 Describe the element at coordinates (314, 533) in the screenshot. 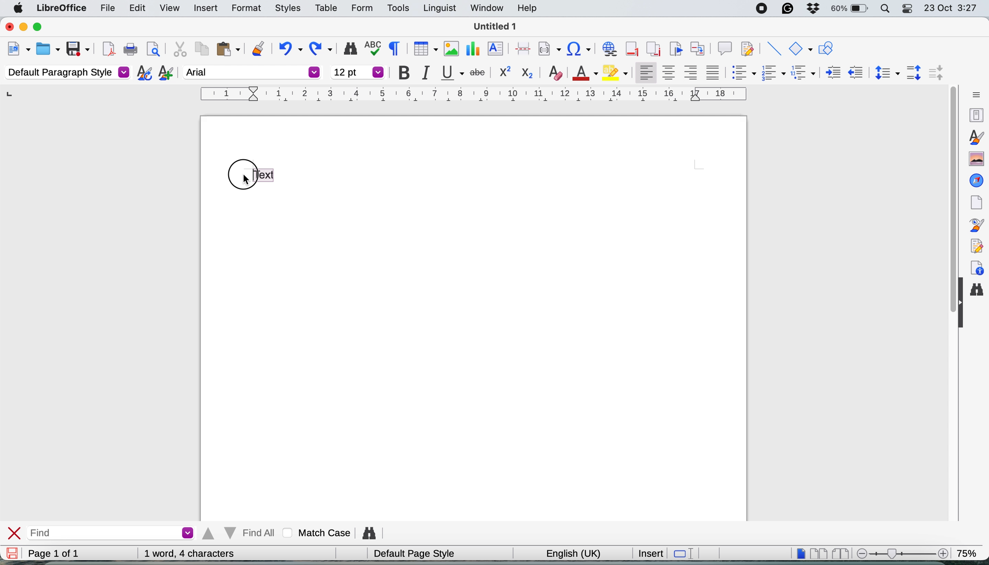

I see `match case` at that location.